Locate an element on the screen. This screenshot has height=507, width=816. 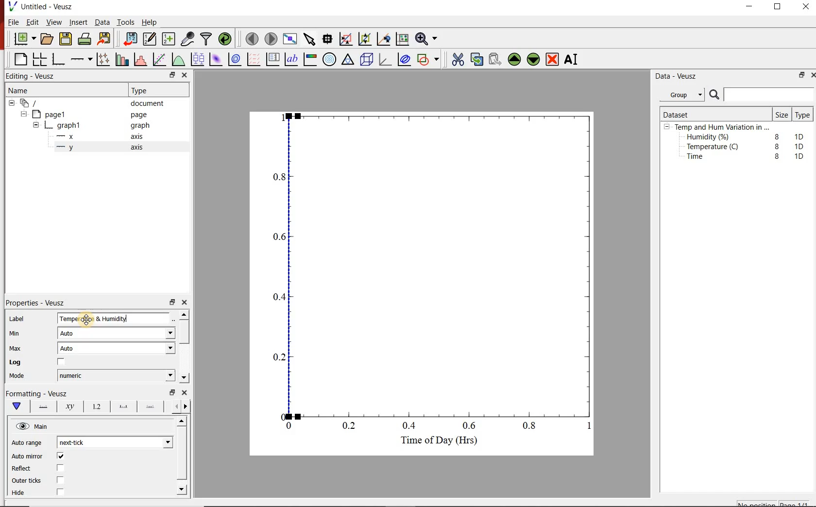
move to the previous page is located at coordinates (251, 39).